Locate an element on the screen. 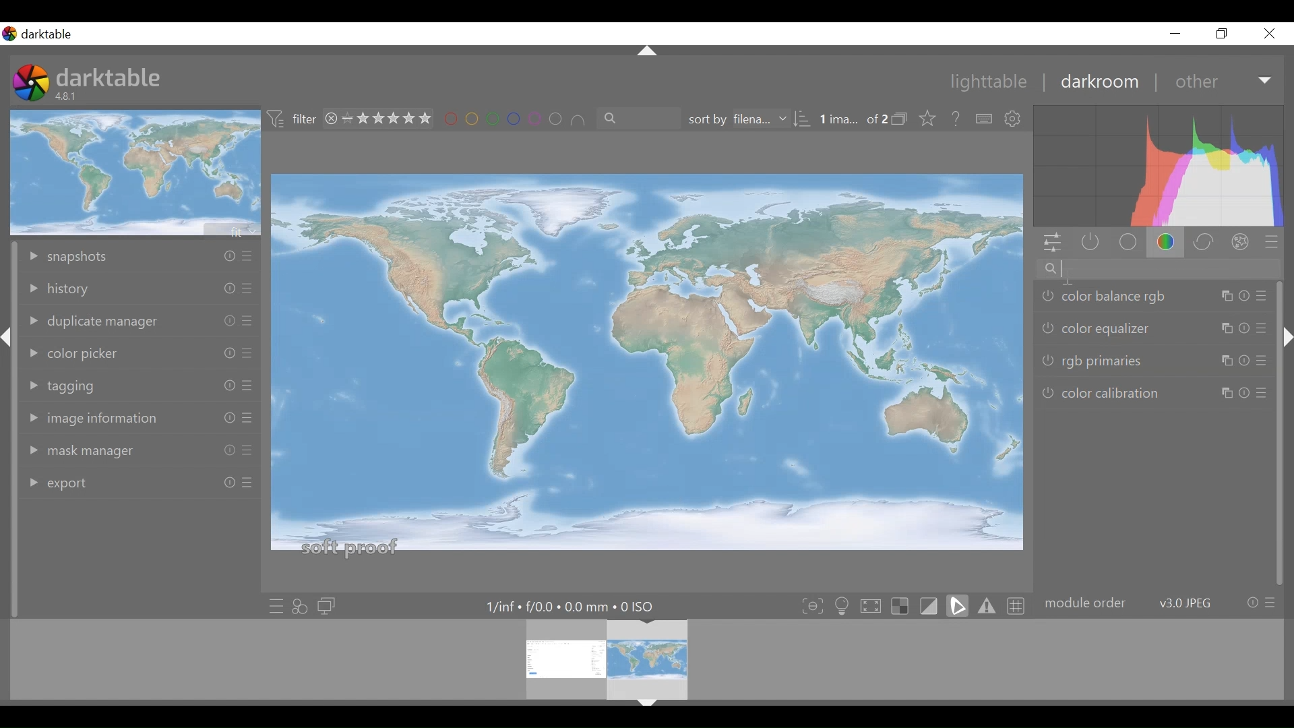 This screenshot has width=1294, height=728. Maximum Exposure is located at coordinates (576, 607).